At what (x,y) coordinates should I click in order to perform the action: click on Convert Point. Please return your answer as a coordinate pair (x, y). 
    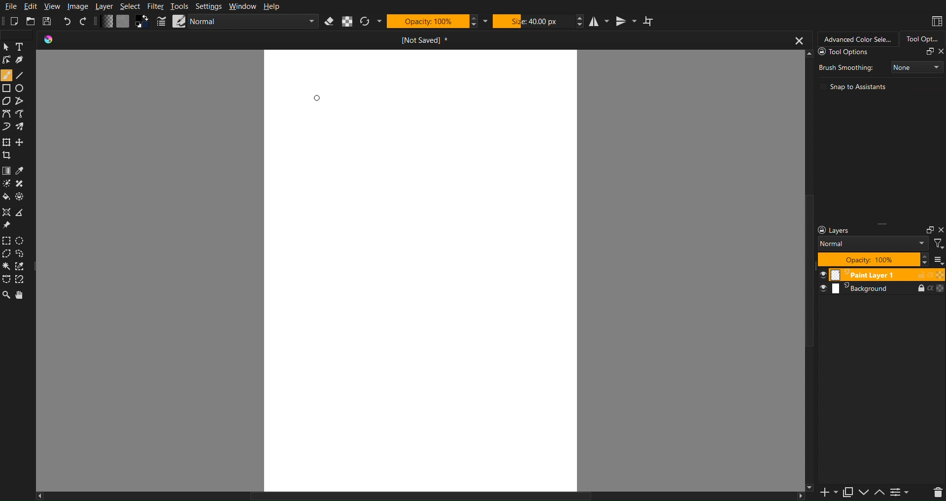
    Looking at the image, I should click on (24, 213).